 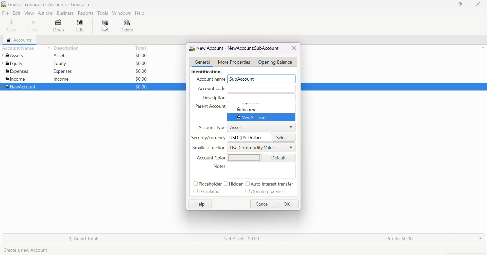 What do you see at coordinates (243, 79) in the screenshot?
I see `SubAccount` at bounding box center [243, 79].